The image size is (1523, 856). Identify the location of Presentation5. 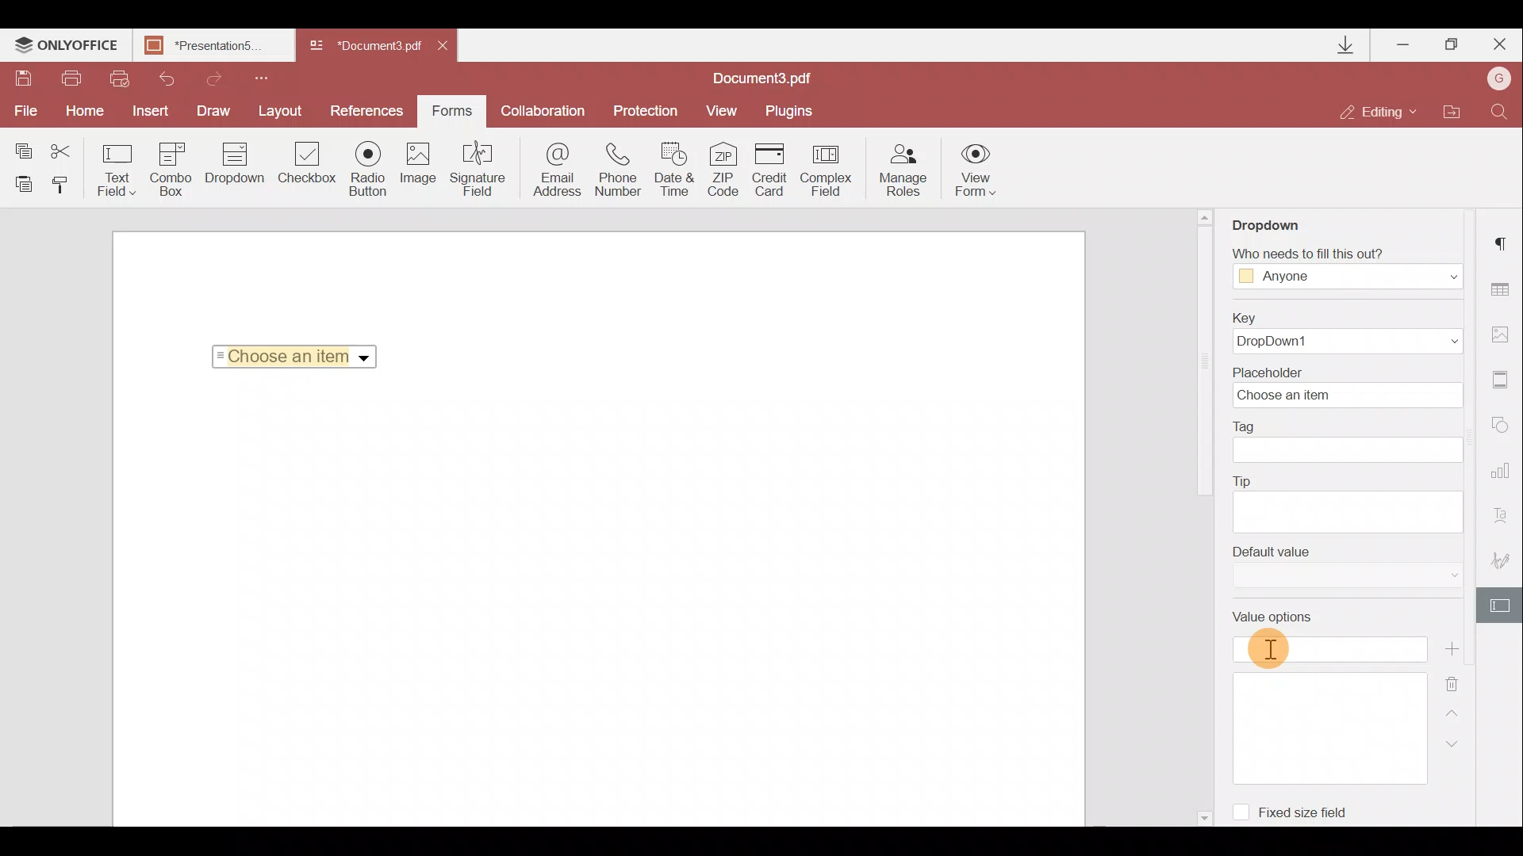
(210, 47).